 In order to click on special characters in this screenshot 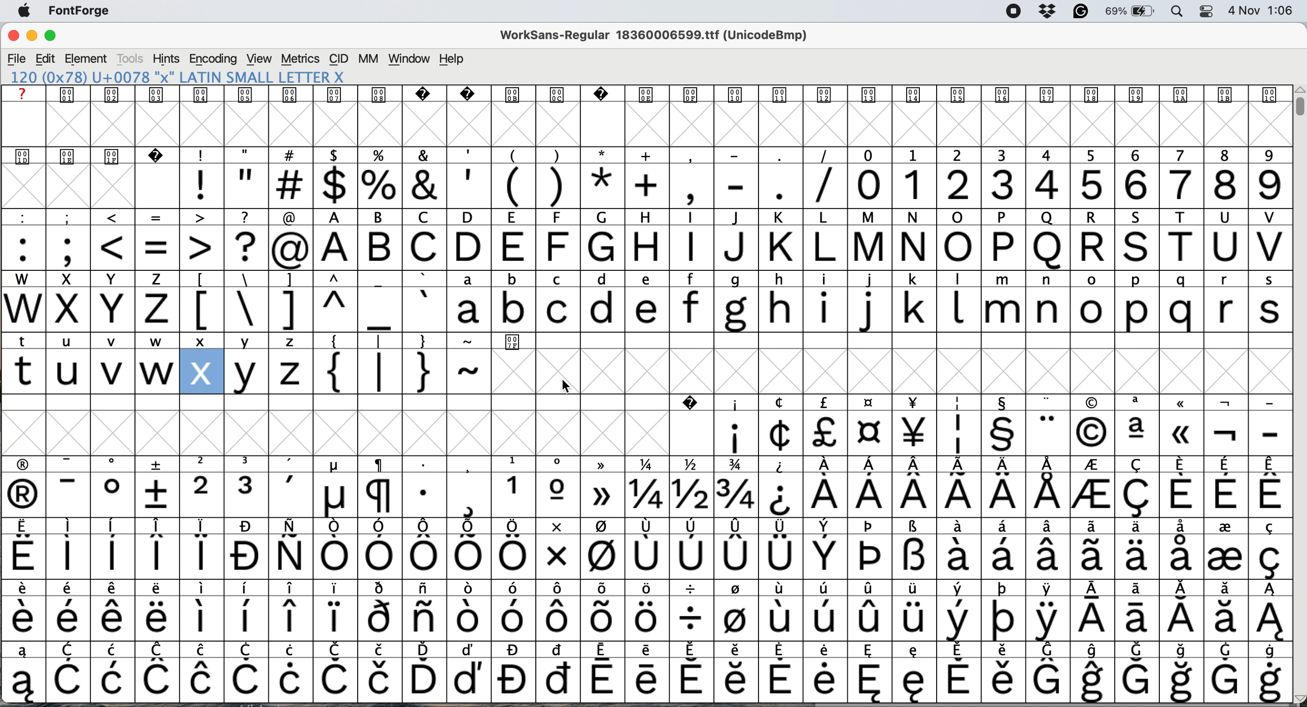, I will do `click(646, 589)`.